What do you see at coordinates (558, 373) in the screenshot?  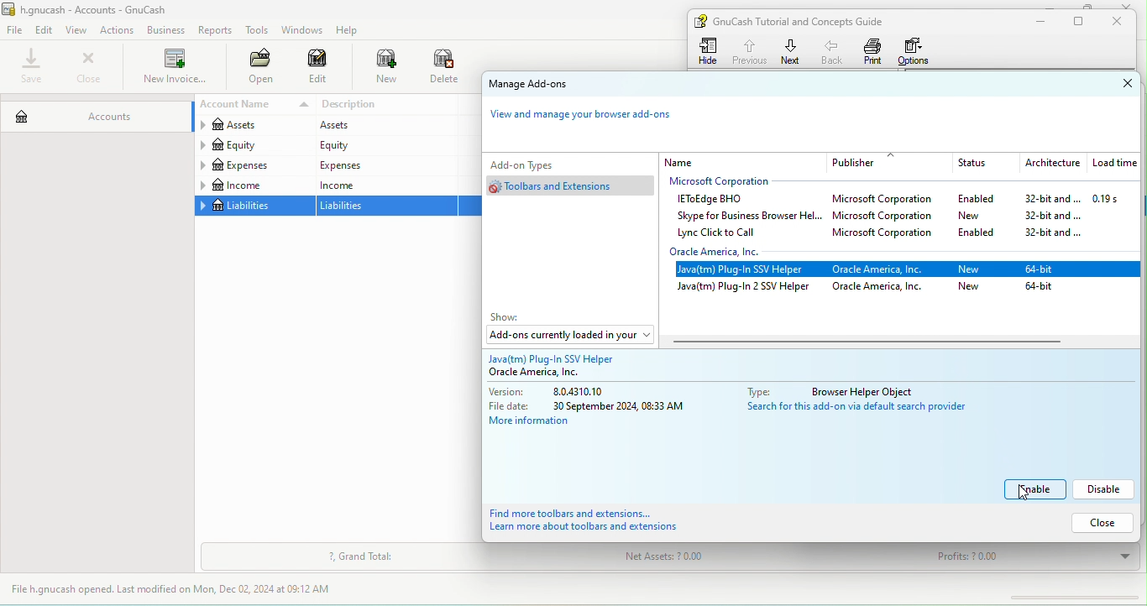 I see `oracle america lnc` at bounding box center [558, 373].